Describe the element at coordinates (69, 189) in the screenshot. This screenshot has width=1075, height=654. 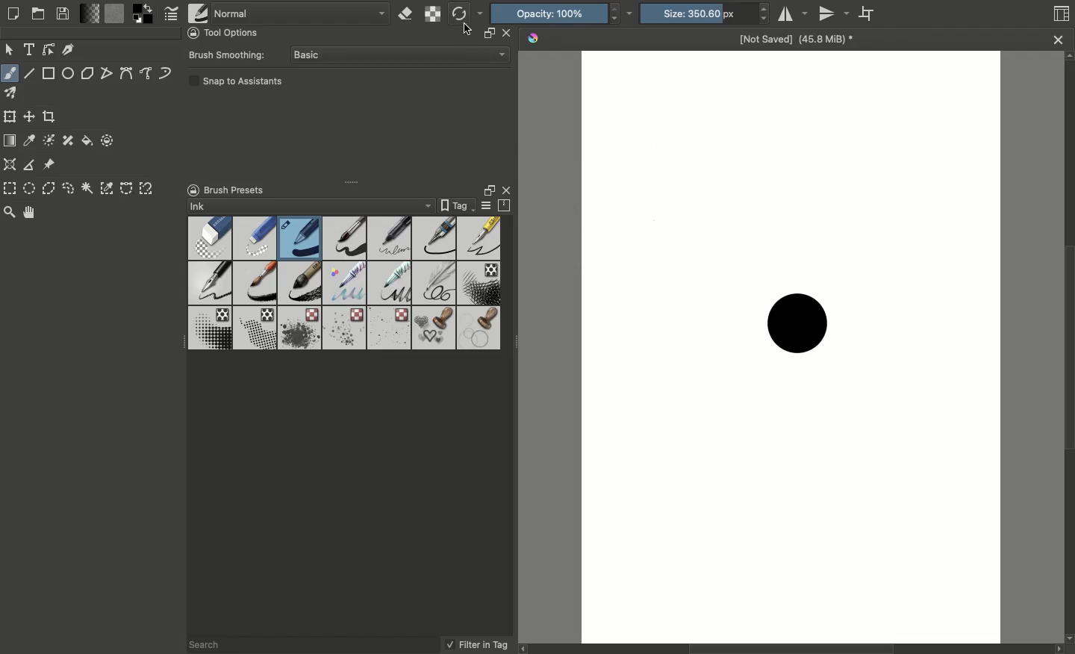
I see `Freeform selection tool` at that location.